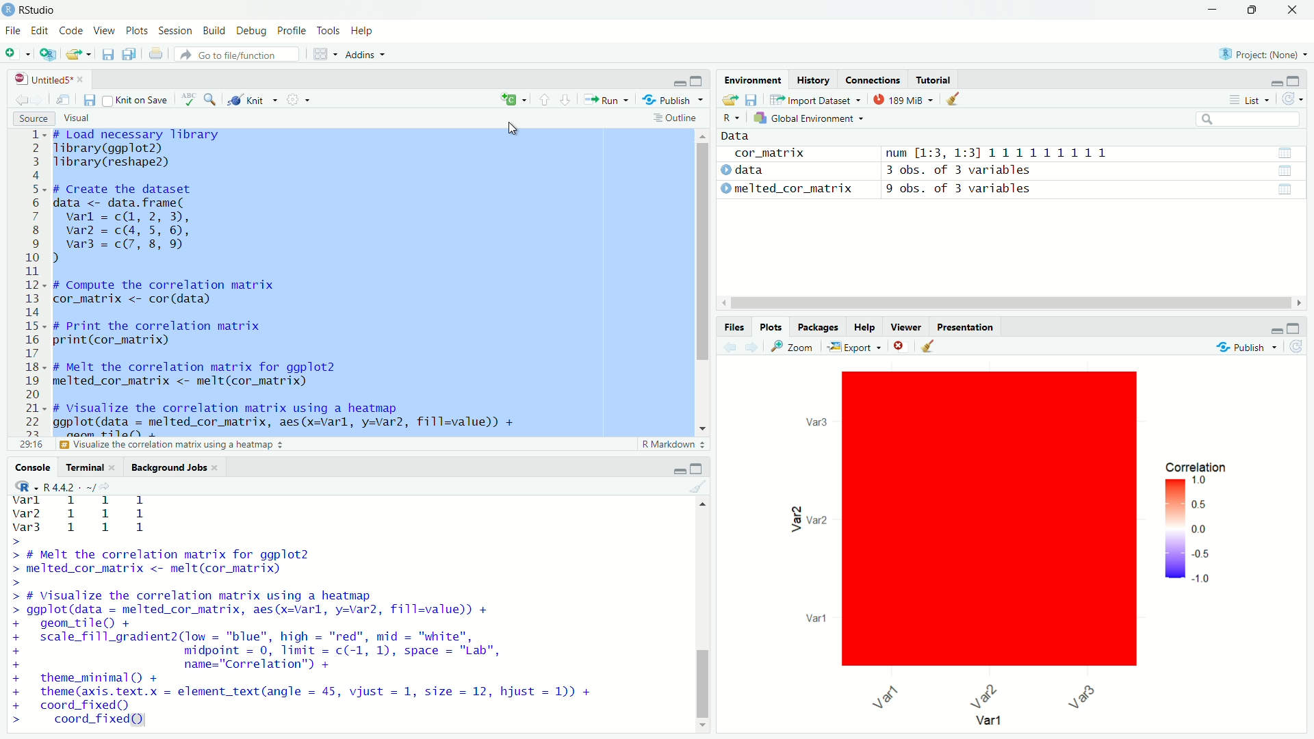  Describe the element at coordinates (965, 327) in the screenshot. I see `presentation` at that location.